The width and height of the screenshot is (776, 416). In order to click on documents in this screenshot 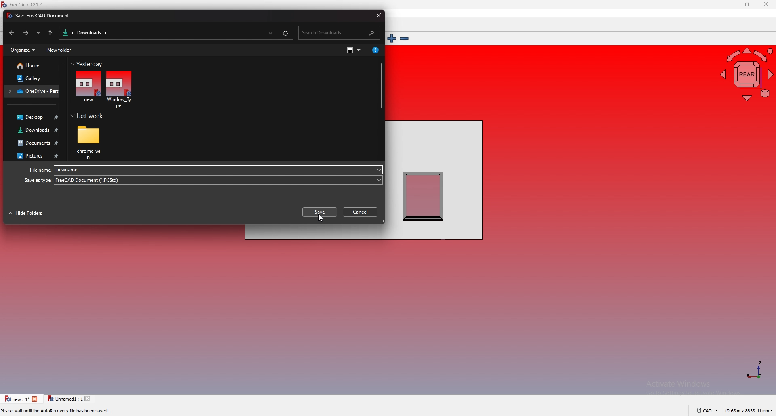, I will do `click(34, 143)`.